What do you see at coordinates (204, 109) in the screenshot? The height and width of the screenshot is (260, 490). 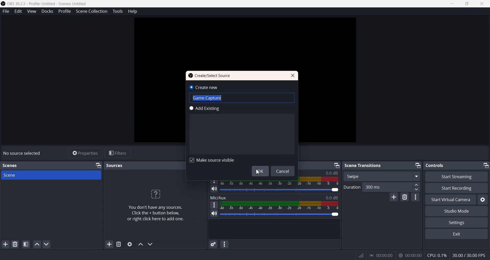 I see `Add Existing` at bounding box center [204, 109].